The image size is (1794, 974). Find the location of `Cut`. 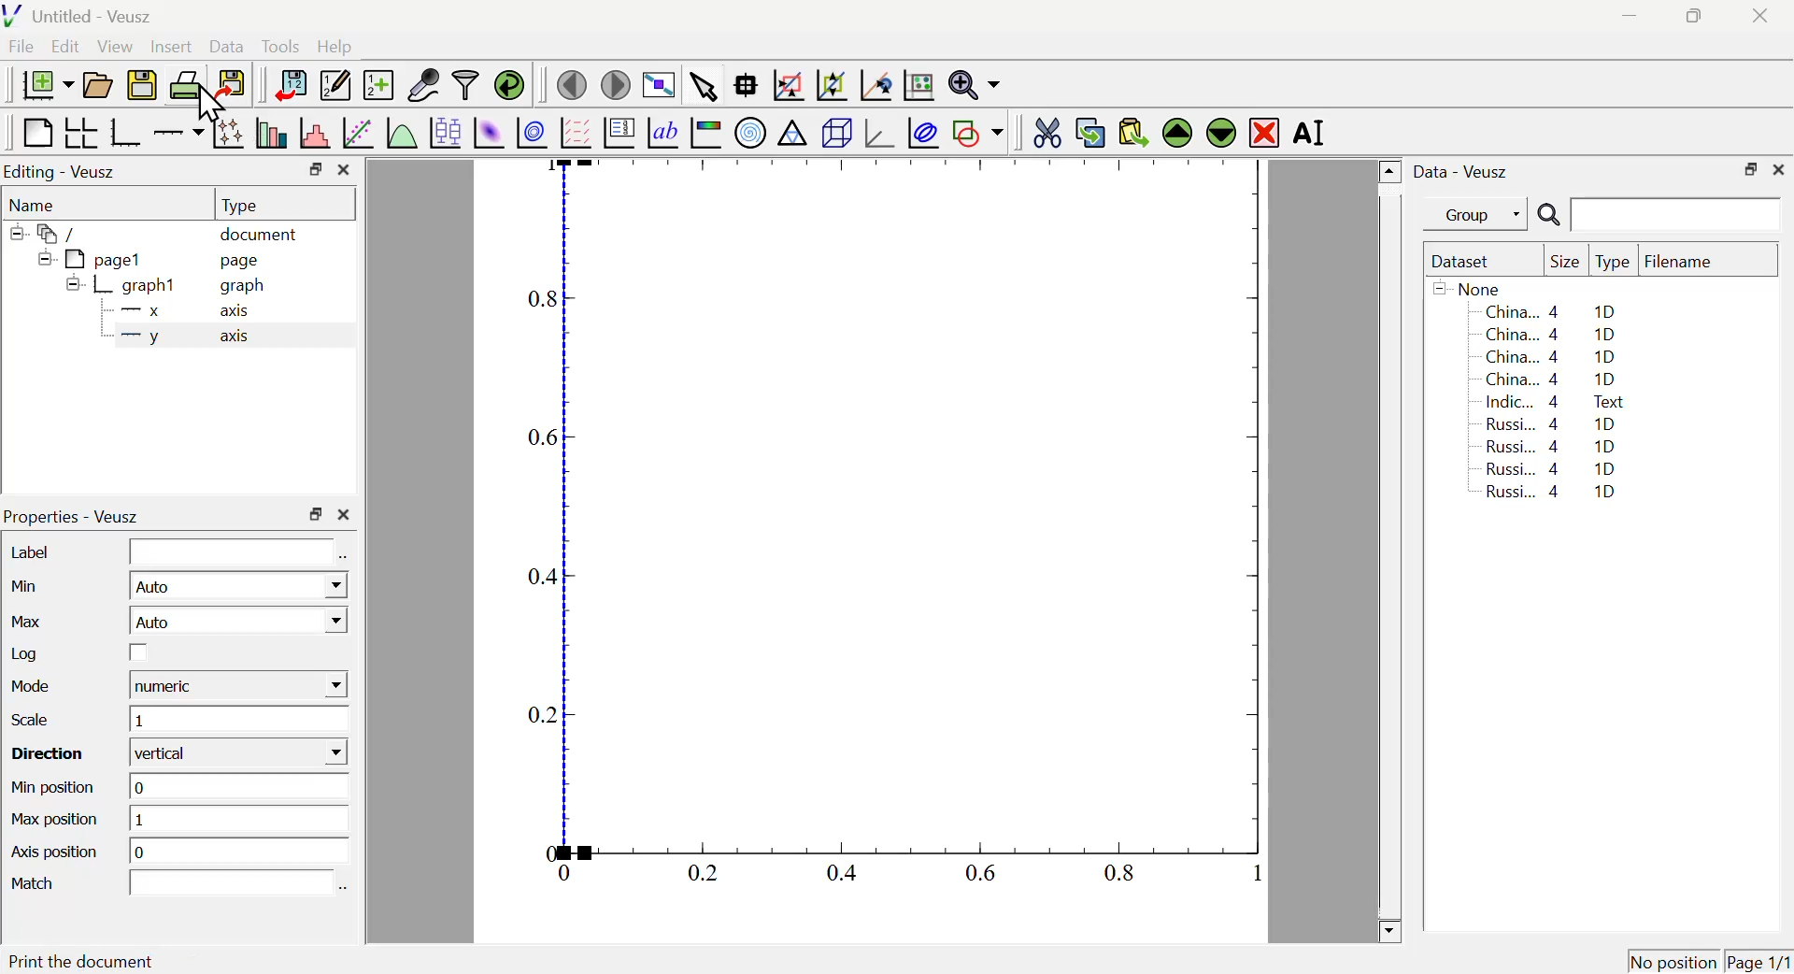

Cut is located at coordinates (1046, 131).